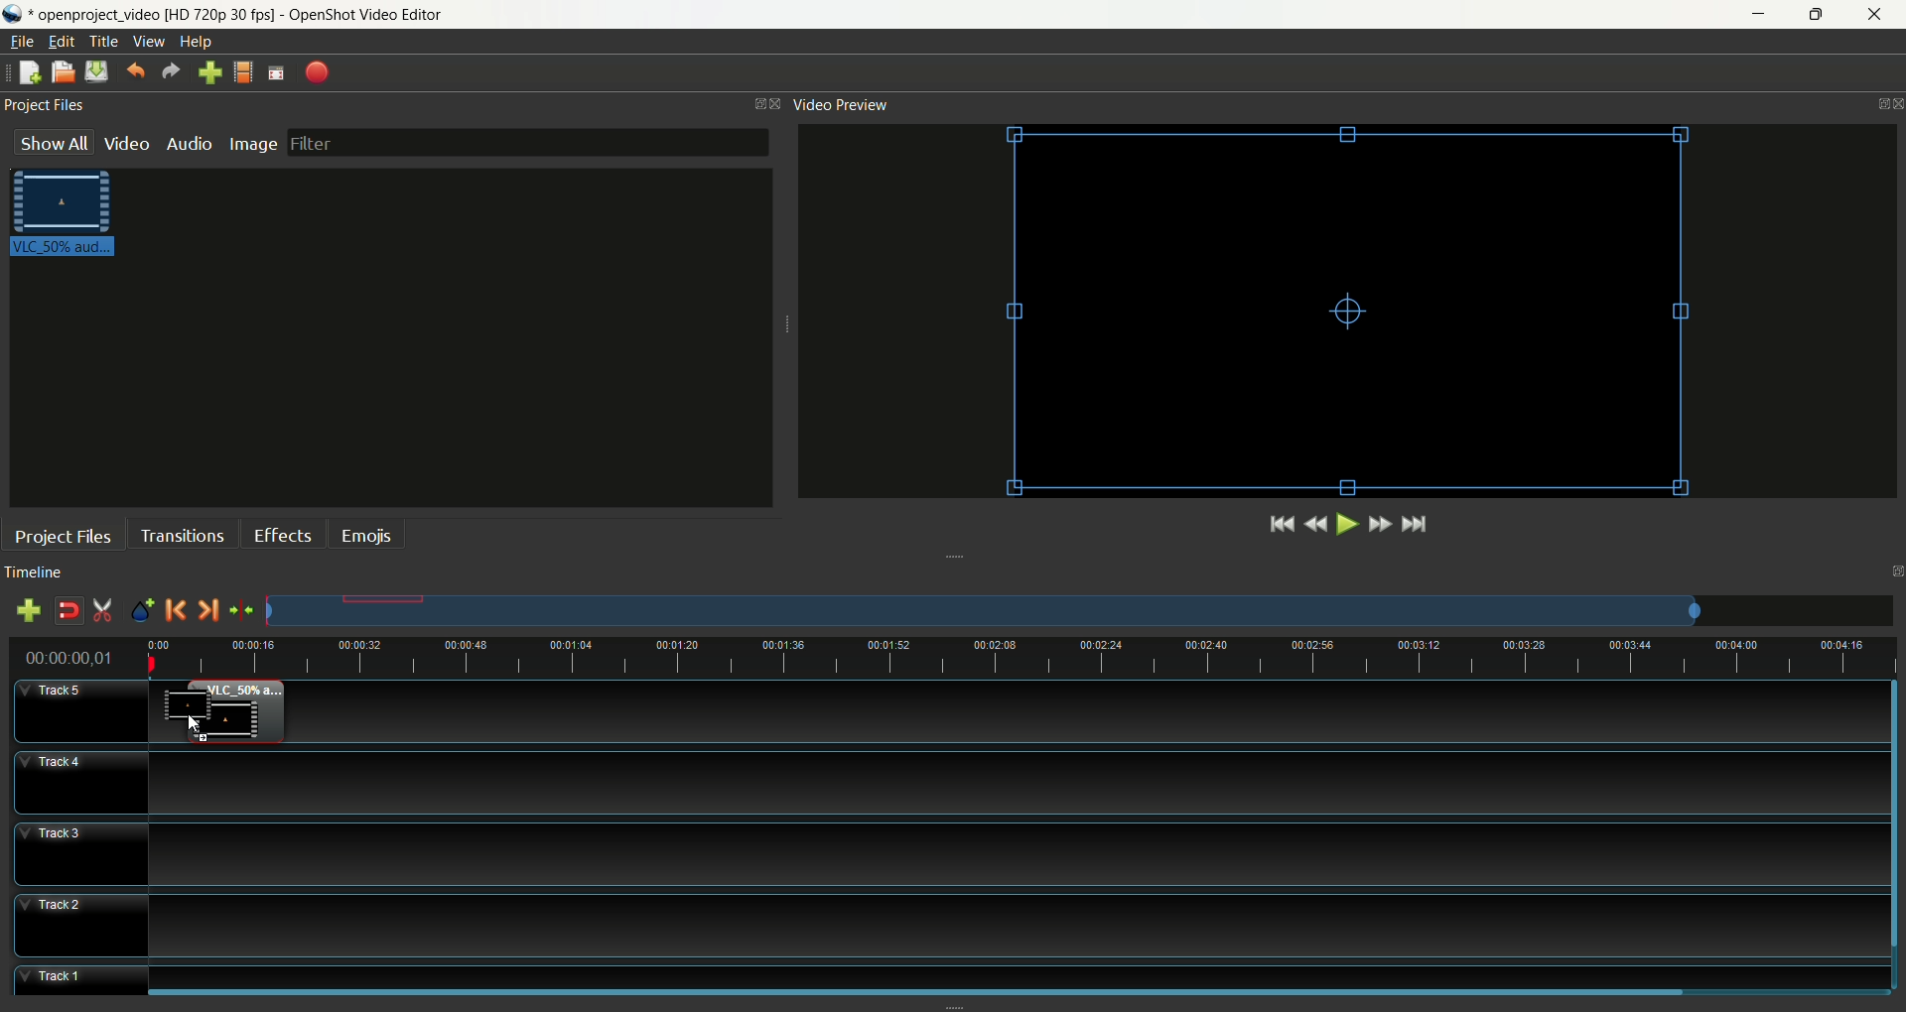 This screenshot has width=1906, height=1012. Describe the element at coordinates (1877, 13) in the screenshot. I see `close` at that location.